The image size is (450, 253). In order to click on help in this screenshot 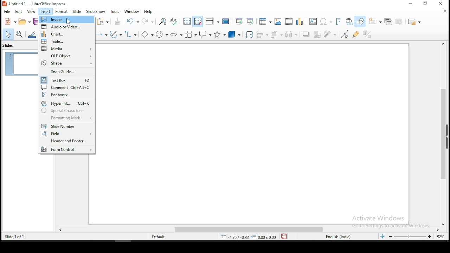, I will do `click(150, 11)`.